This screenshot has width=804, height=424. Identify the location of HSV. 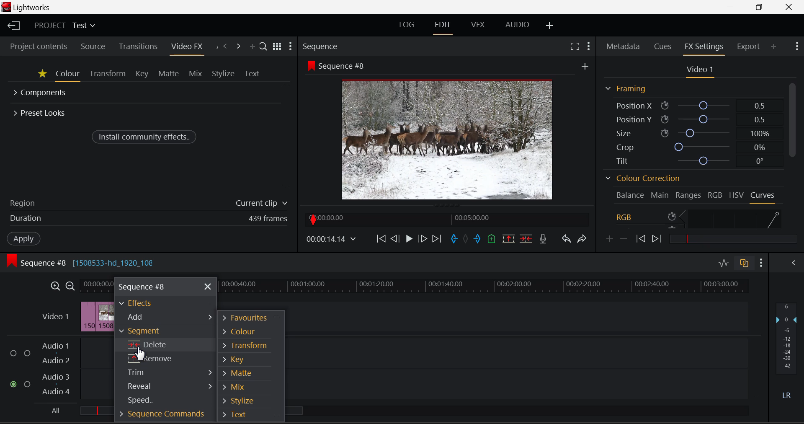
(737, 194).